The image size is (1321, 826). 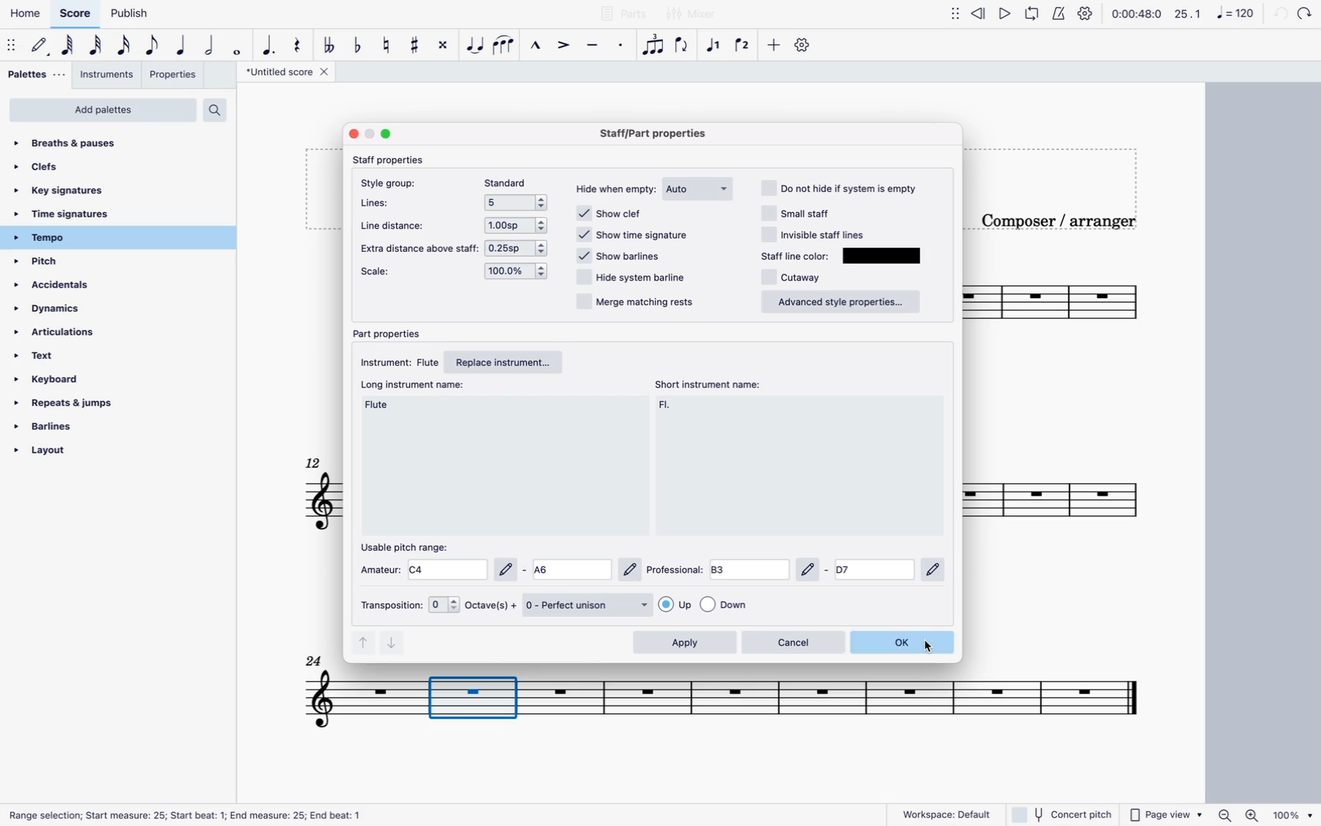 I want to click on Composer / arranger, so click(x=1055, y=219).